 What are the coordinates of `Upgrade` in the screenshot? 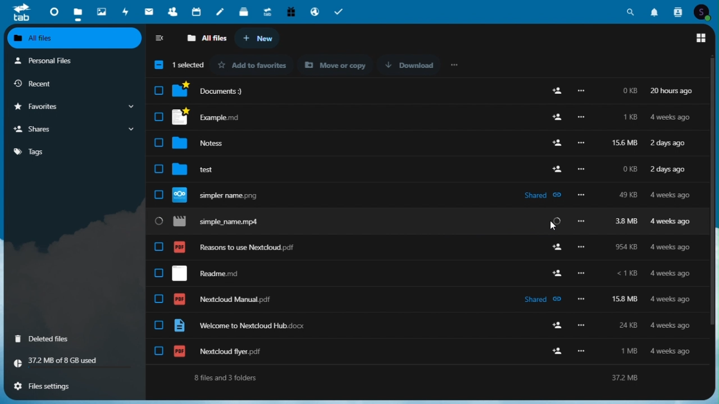 It's located at (267, 11).